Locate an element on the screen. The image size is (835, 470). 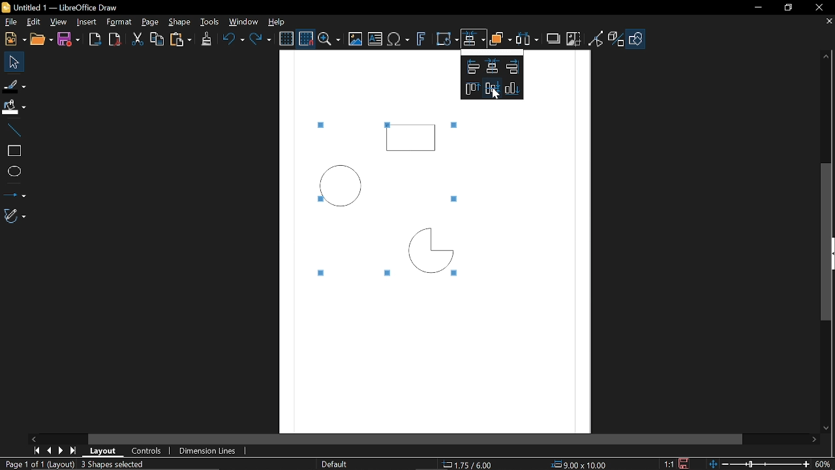
Select at least three objects to distribute is located at coordinates (528, 40).